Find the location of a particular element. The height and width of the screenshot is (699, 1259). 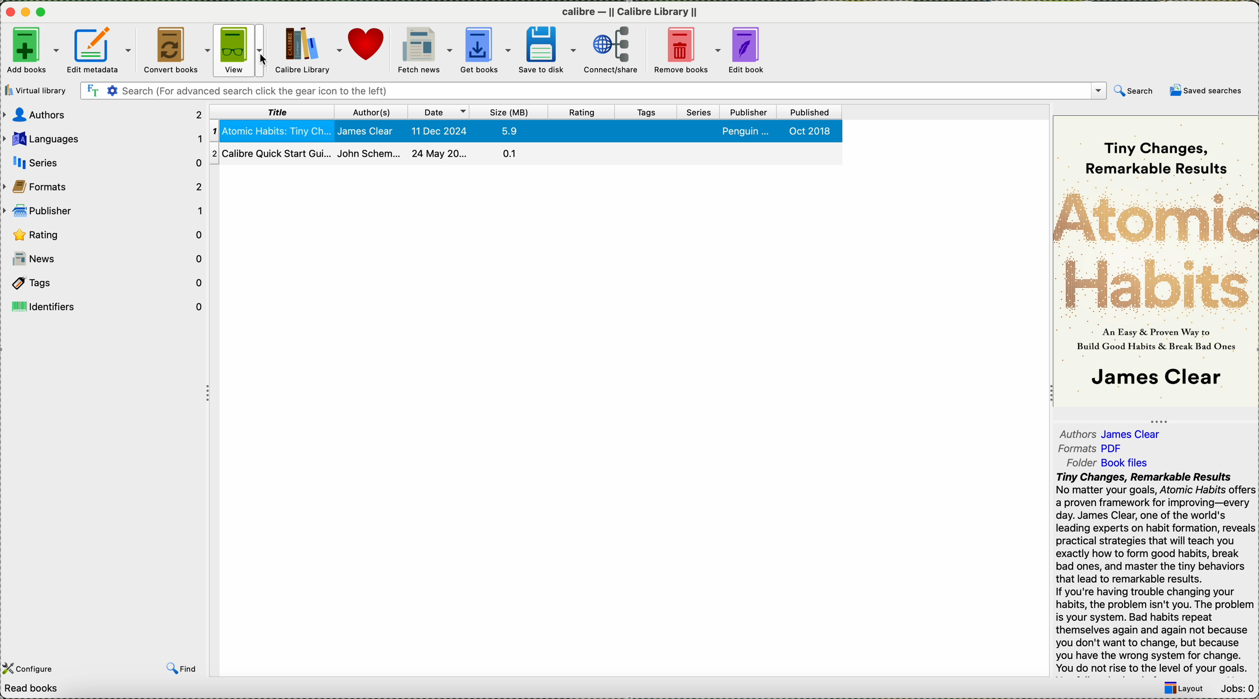

find is located at coordinates (183, 669).